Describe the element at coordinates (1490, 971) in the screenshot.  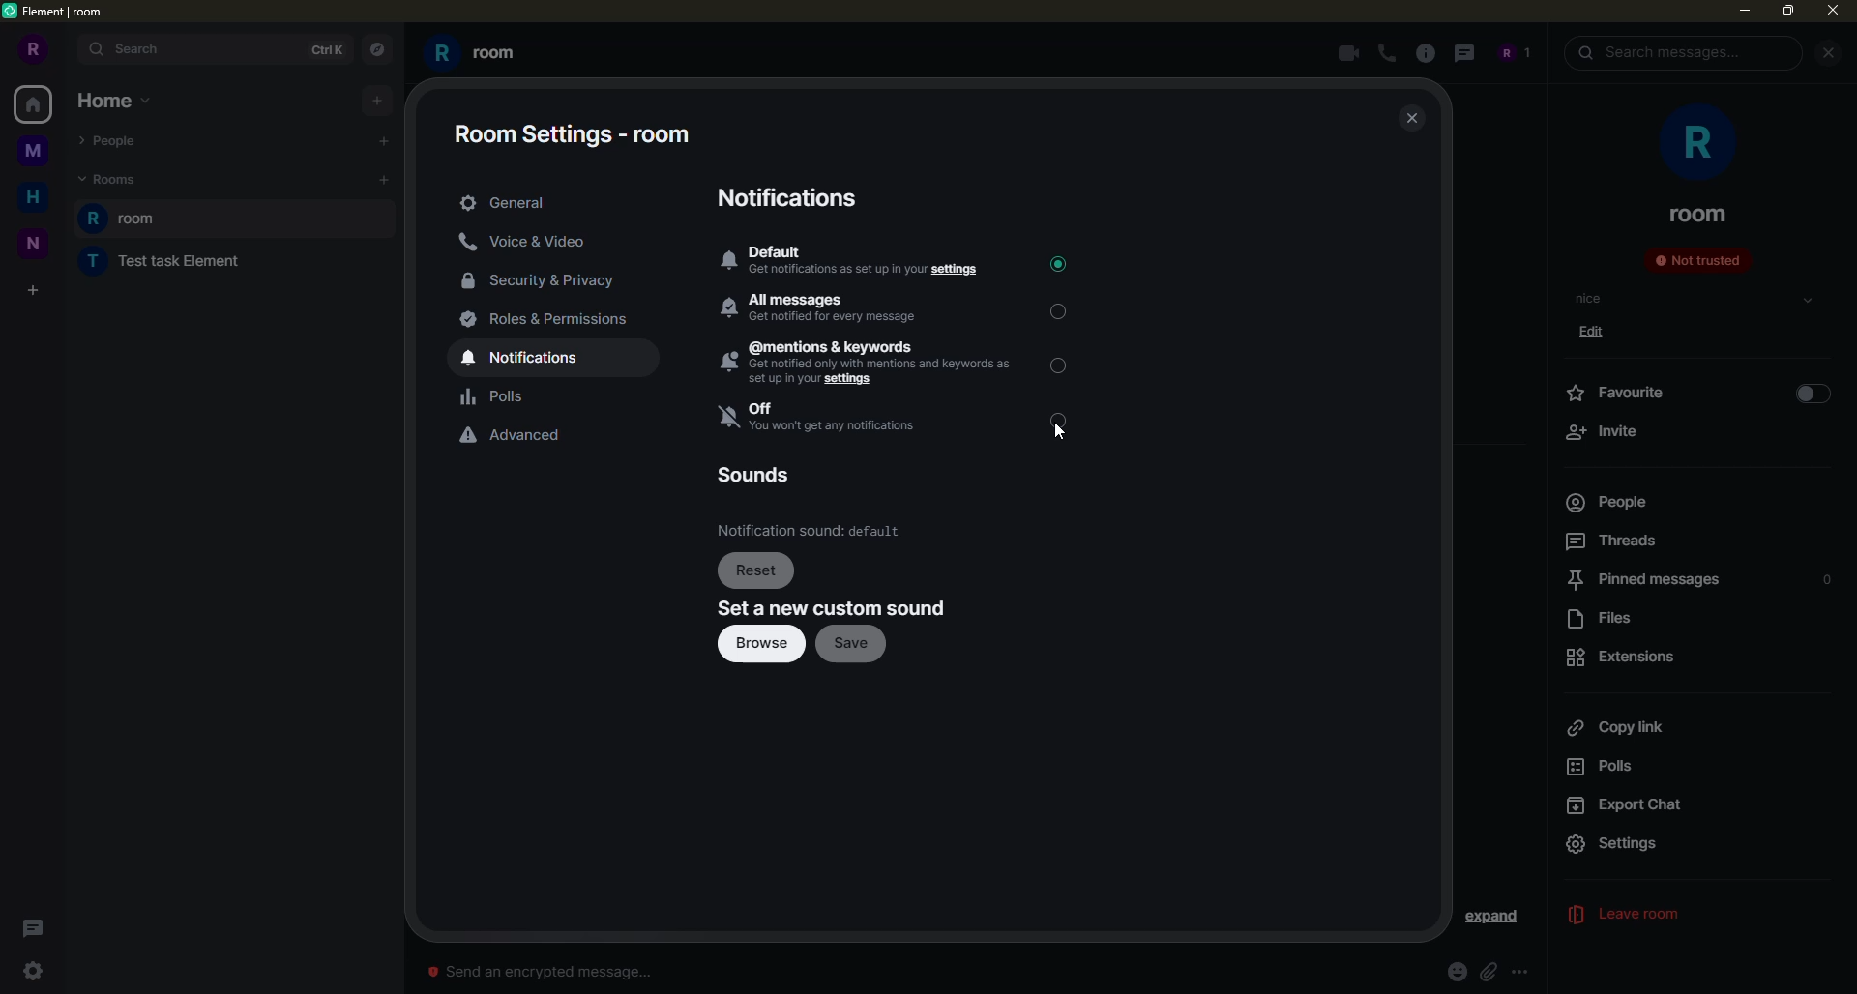
I see `attachment` at that location.